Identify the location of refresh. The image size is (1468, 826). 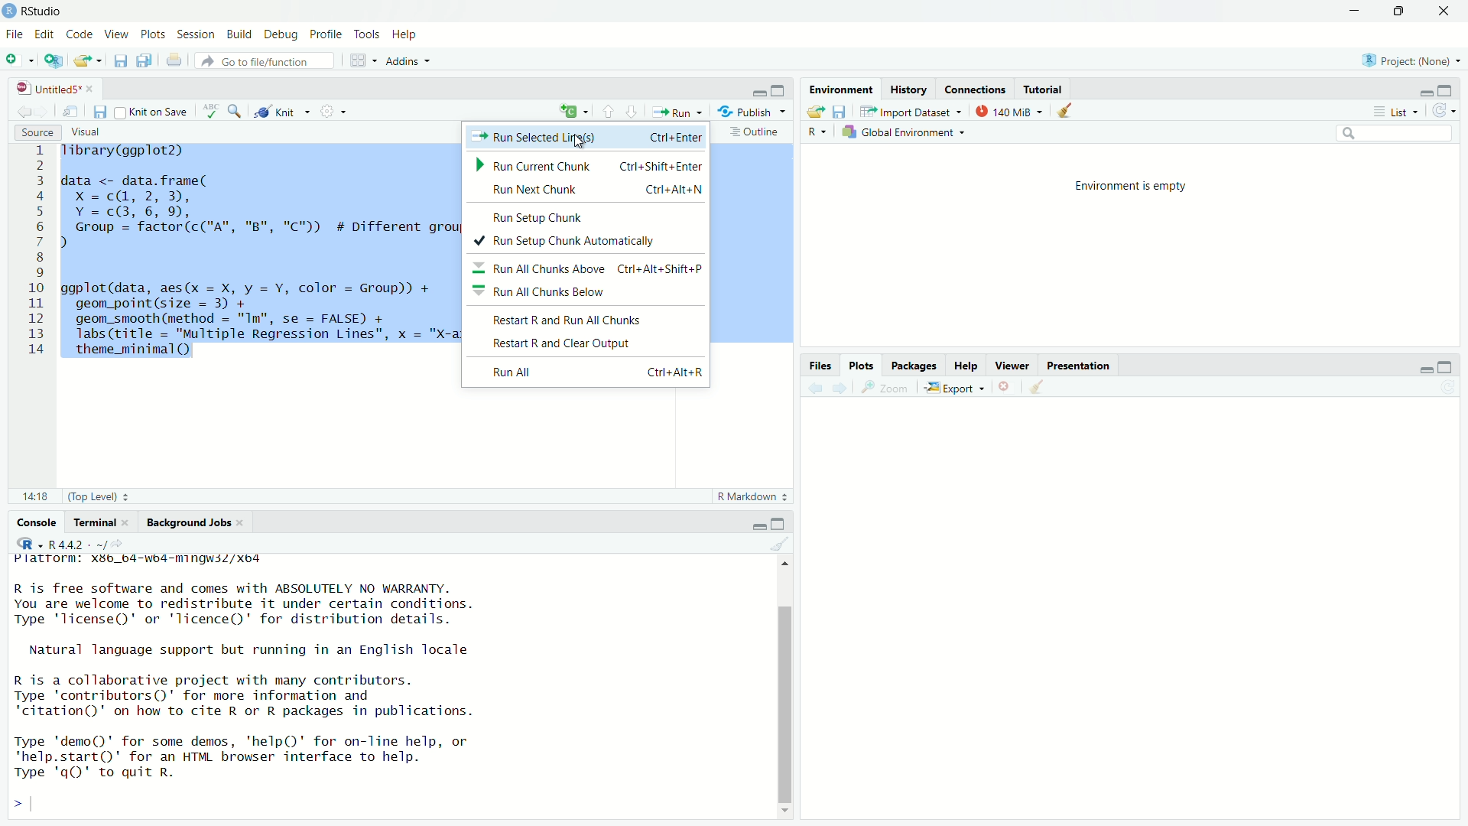
(1452, 389).